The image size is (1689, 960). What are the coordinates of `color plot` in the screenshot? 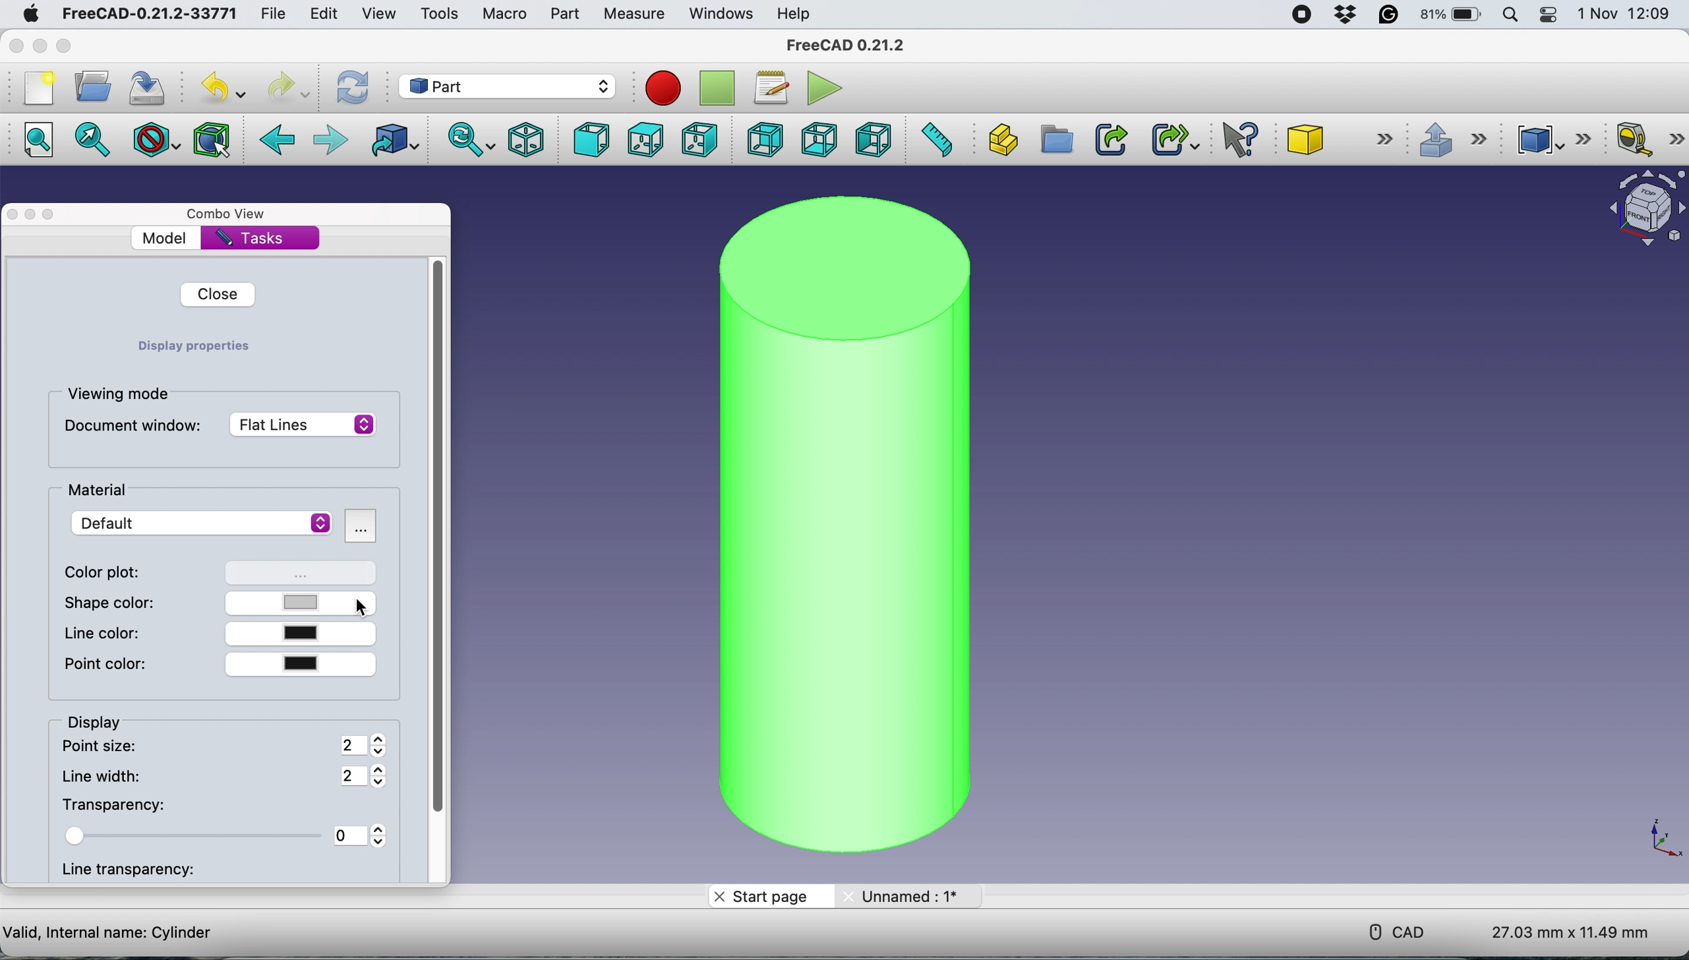 It's located at (223, 572).